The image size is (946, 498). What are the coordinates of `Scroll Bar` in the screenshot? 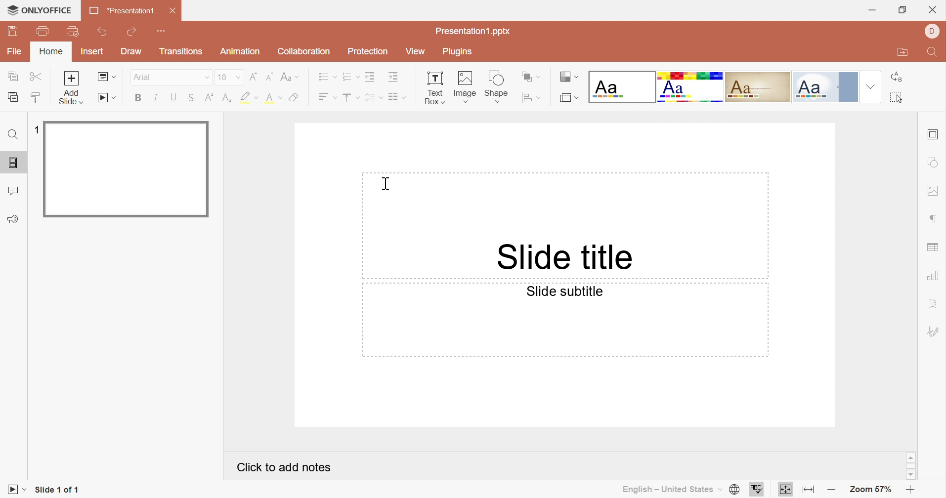 It's located at (913, 467).